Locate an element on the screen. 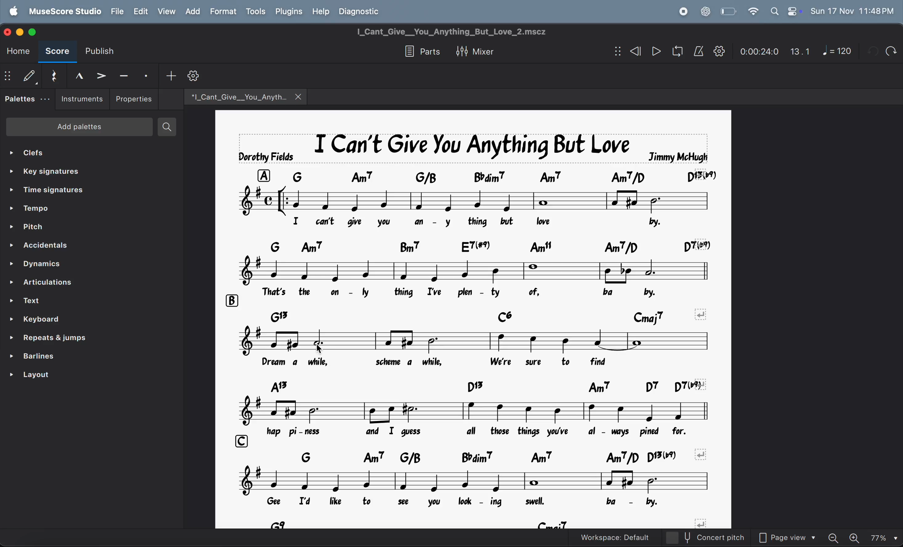 The width and height of the screenshot is (903, 547). repeats and jump is located at coordinates (72, 339).